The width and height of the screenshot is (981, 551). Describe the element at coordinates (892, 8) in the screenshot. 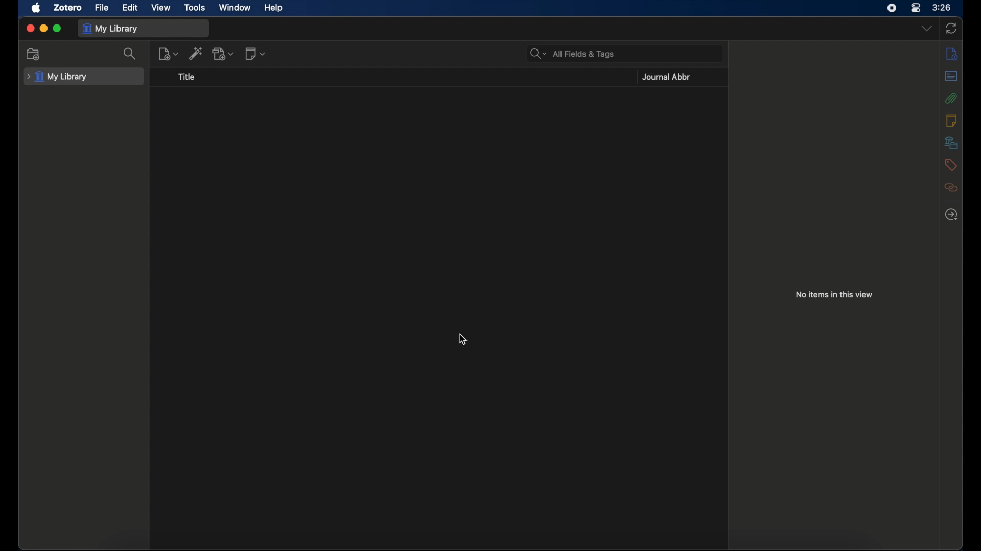

I see `screen recorder` at that location.